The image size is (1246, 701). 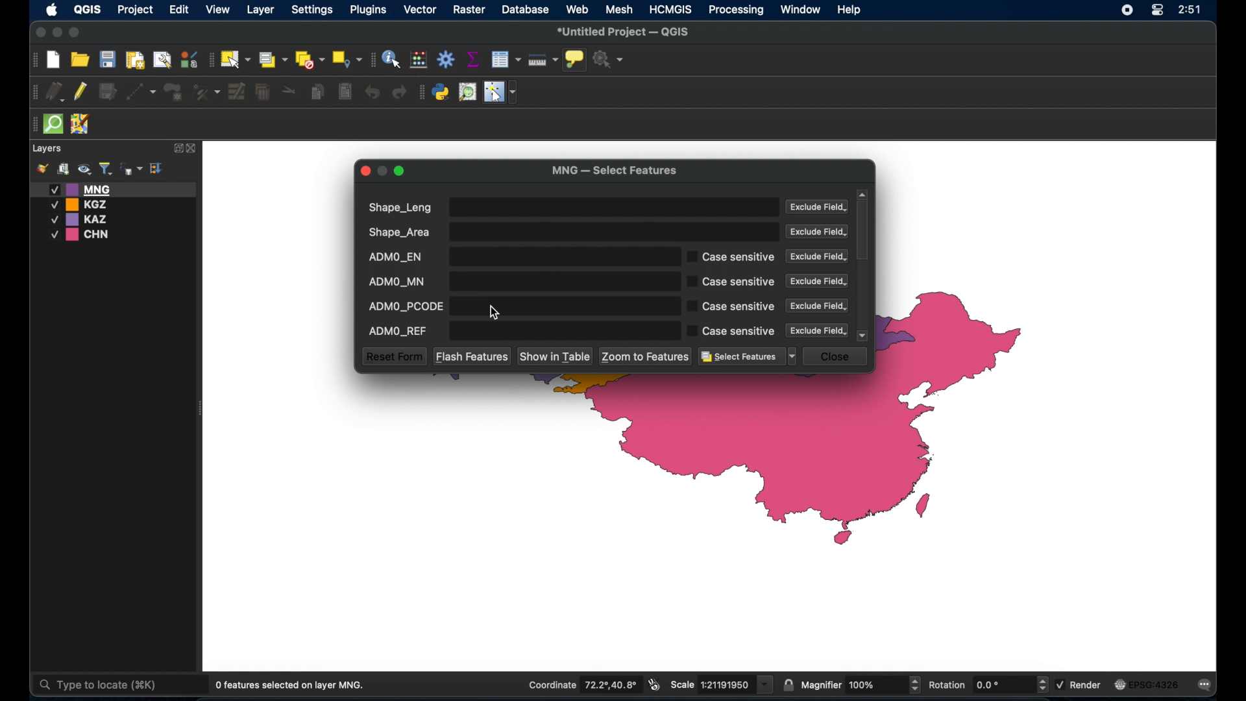 I want to click on scale 1:21191950, so click(x=722, y=685).